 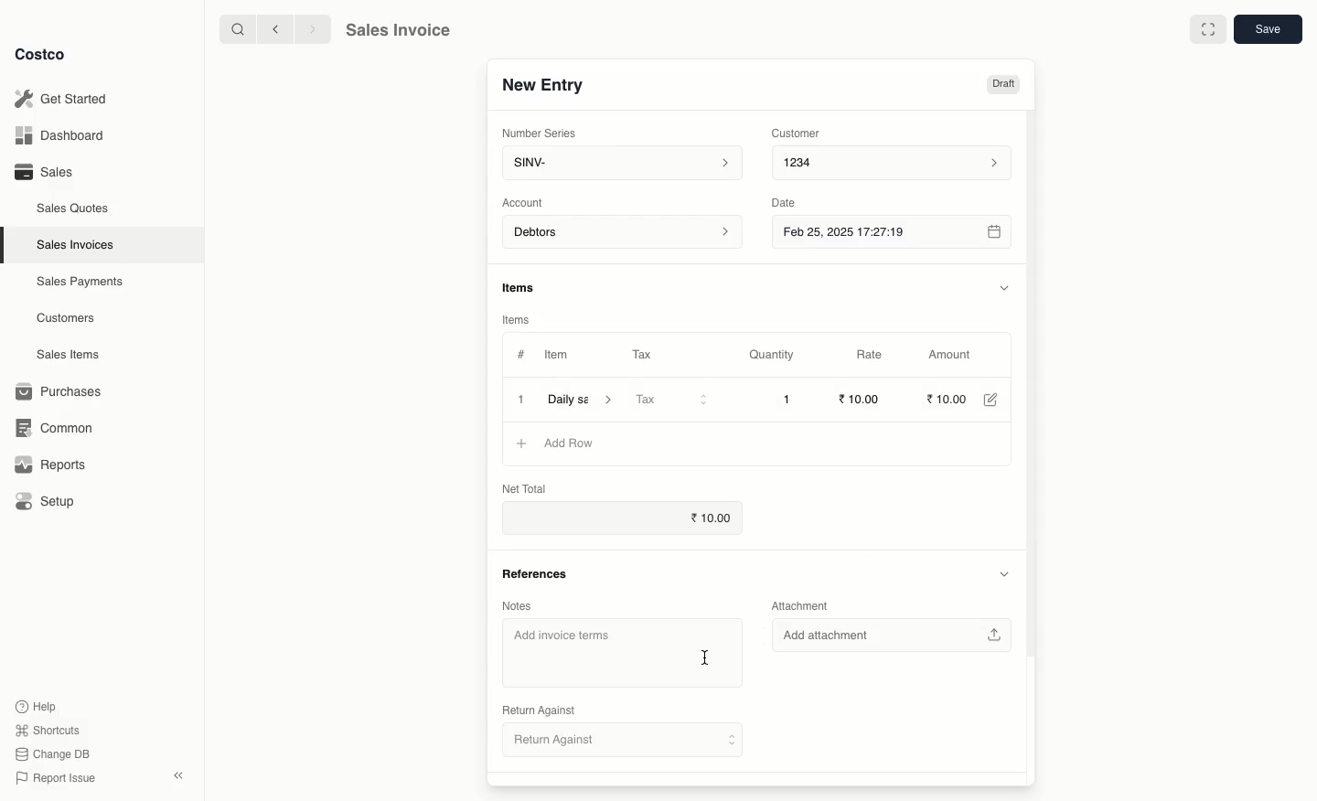 I want to click on Items, so click(x=517, y=317).